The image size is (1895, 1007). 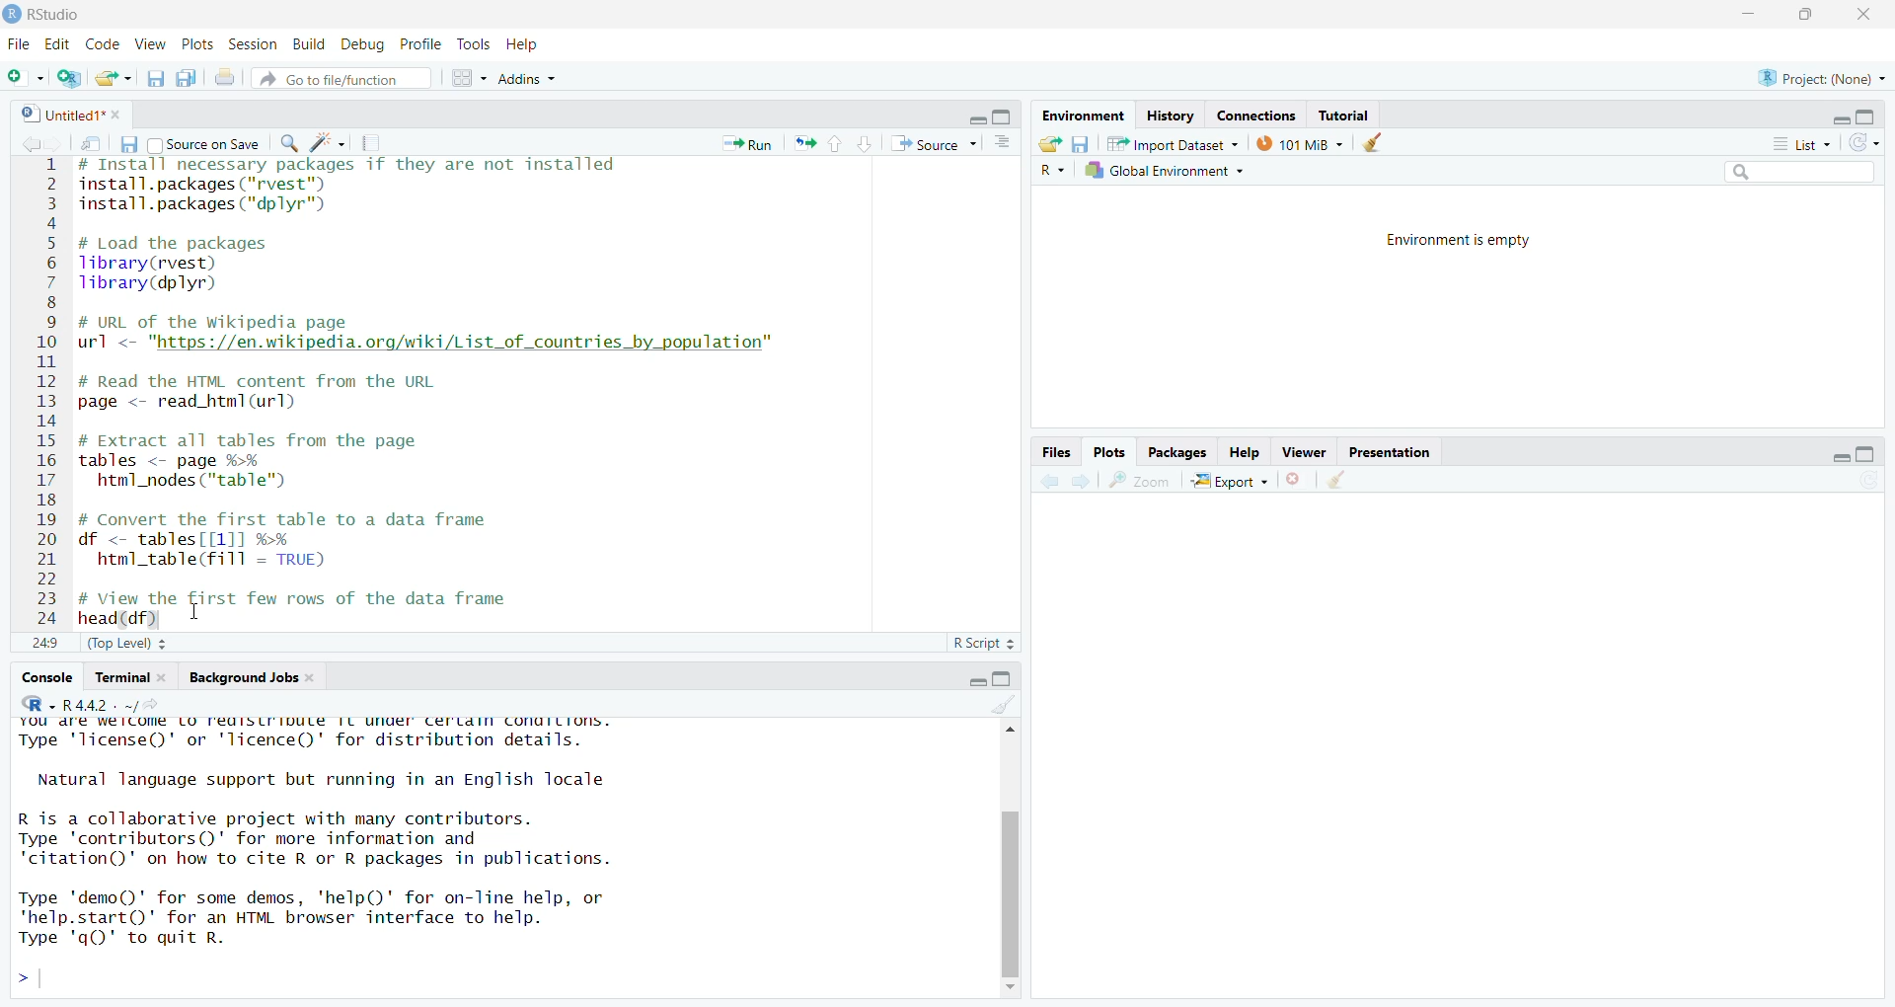 What do you see at coordinates (1748, 15) in the screenshot?
I see `minimize` at bounding box center [1748, 15].